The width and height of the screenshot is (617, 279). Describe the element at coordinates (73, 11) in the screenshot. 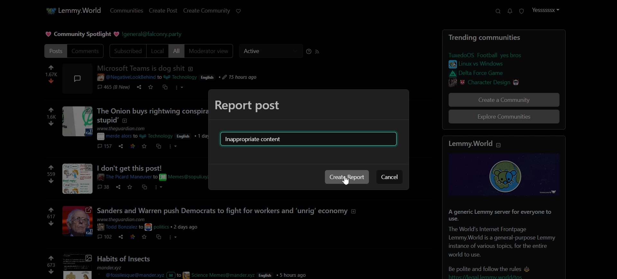

I see `Home Page` at that location.